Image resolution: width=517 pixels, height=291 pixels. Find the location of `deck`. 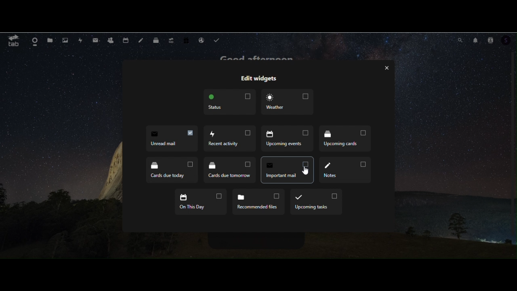

deck is located at coordinates (156, 39).